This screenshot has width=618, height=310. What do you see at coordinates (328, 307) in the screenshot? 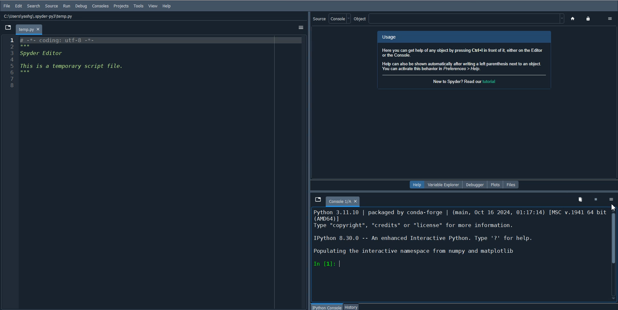
I see `IPython console` at bounding box center [328, 307].